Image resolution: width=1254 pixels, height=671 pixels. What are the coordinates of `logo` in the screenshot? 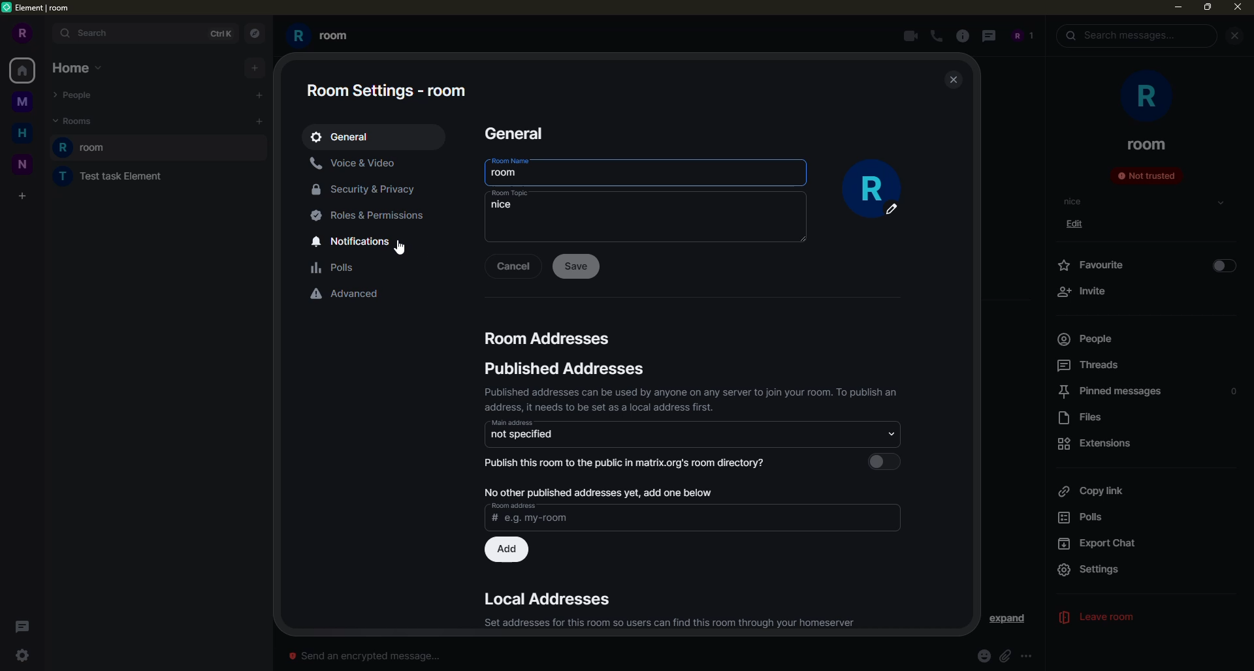 It's located at (8, 8).